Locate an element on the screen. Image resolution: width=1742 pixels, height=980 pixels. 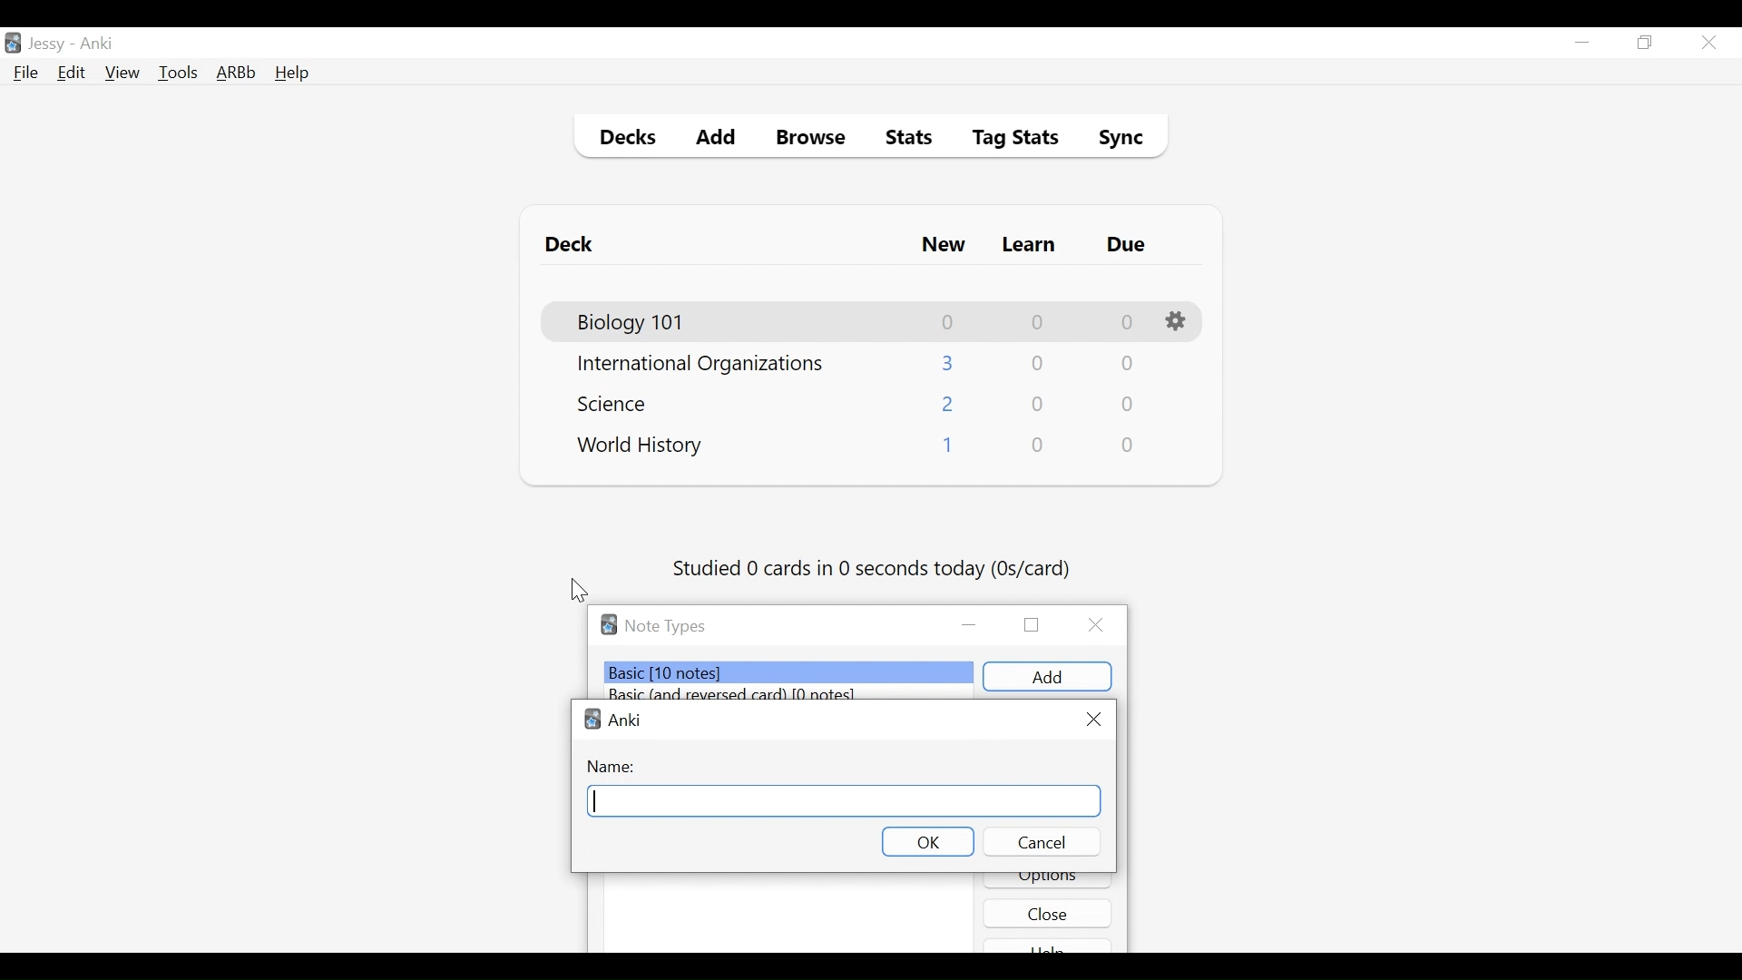
Name is located at coordinates (614, 766).